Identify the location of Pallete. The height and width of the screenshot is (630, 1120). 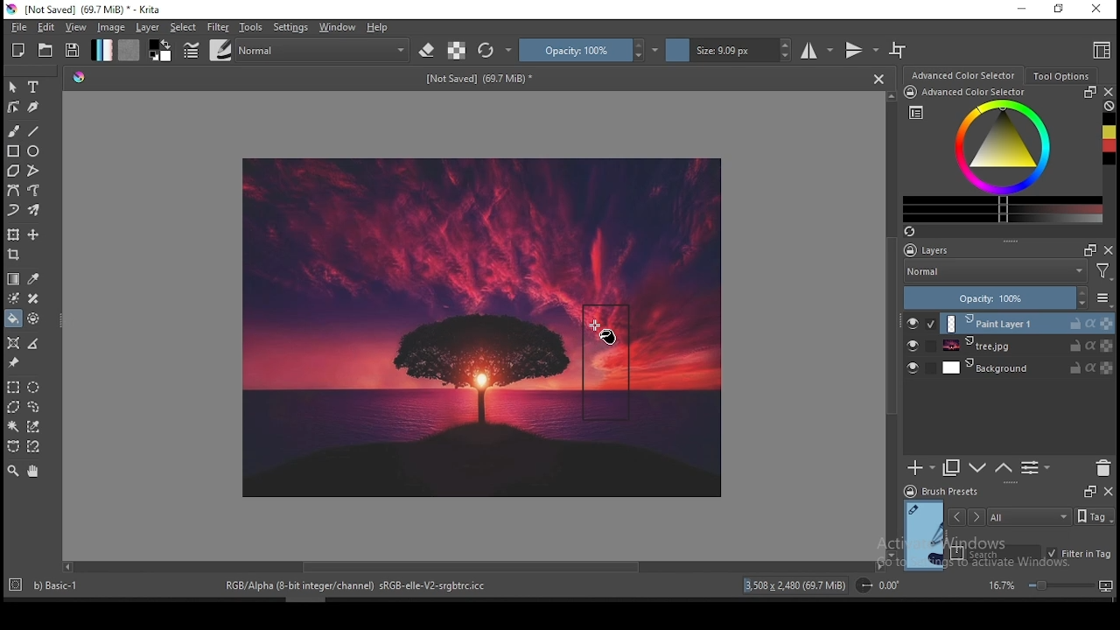
(80, 79).